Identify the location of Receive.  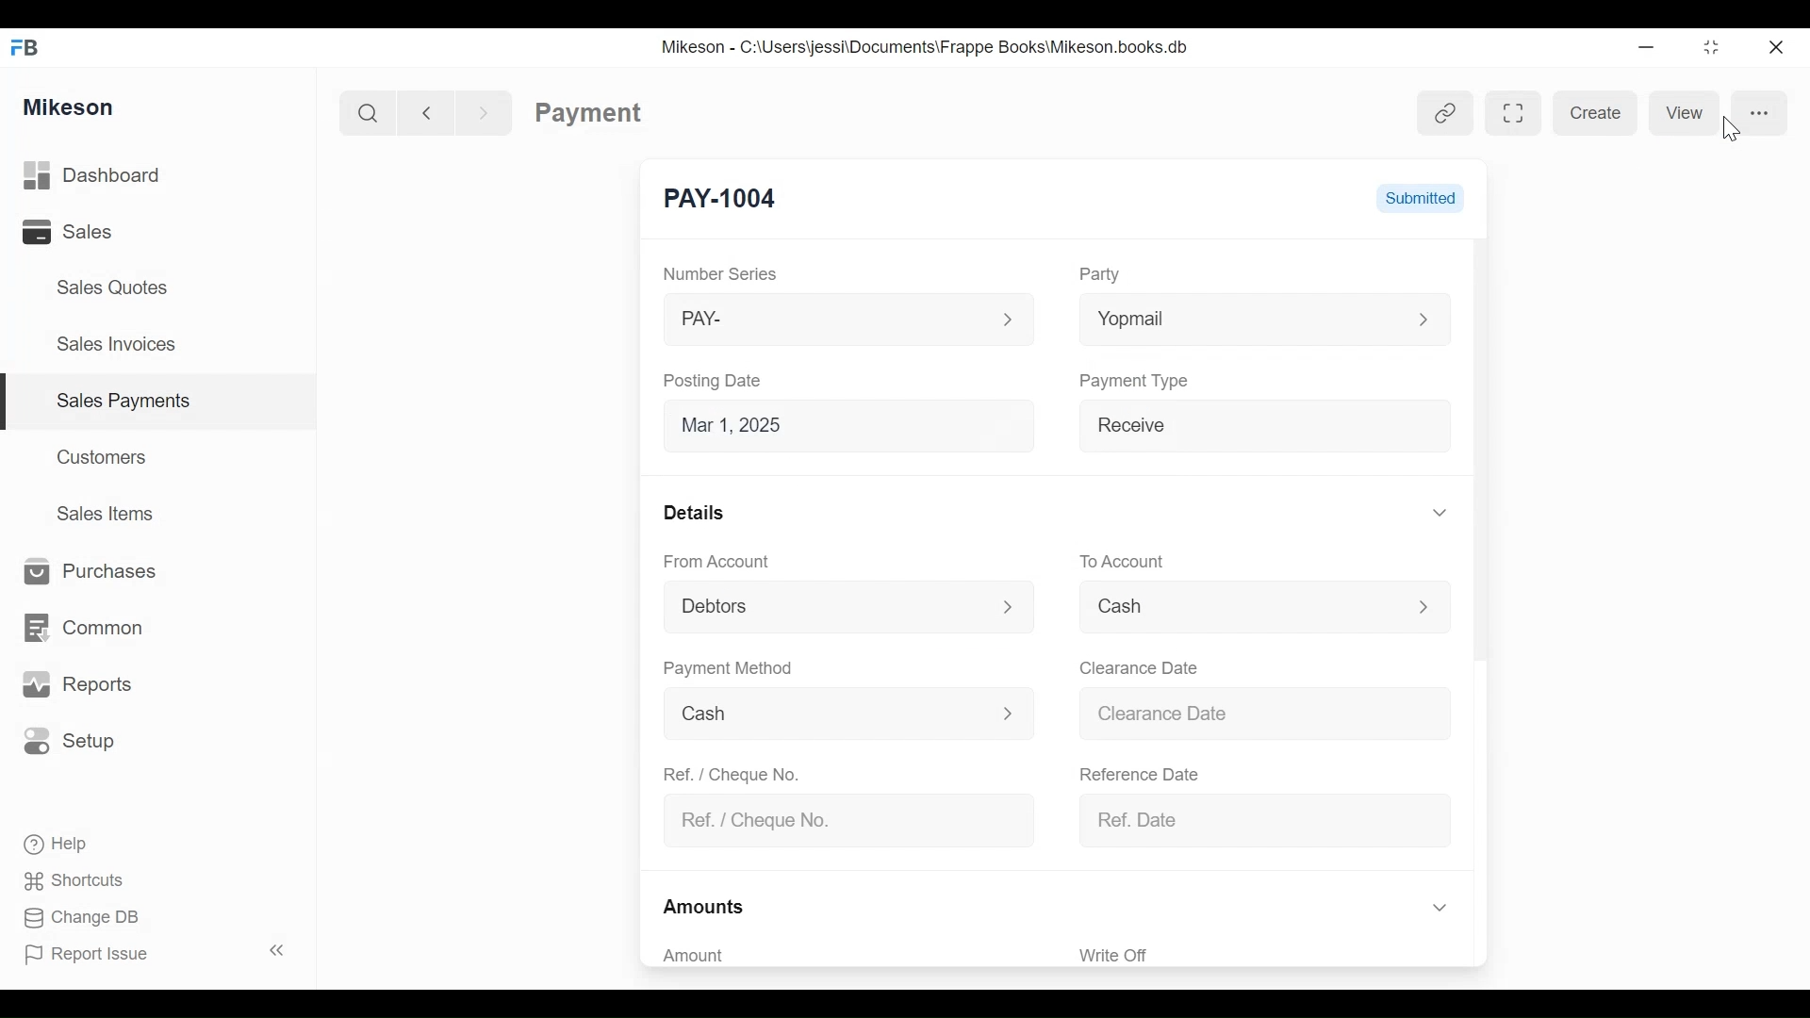
(1275, 429).